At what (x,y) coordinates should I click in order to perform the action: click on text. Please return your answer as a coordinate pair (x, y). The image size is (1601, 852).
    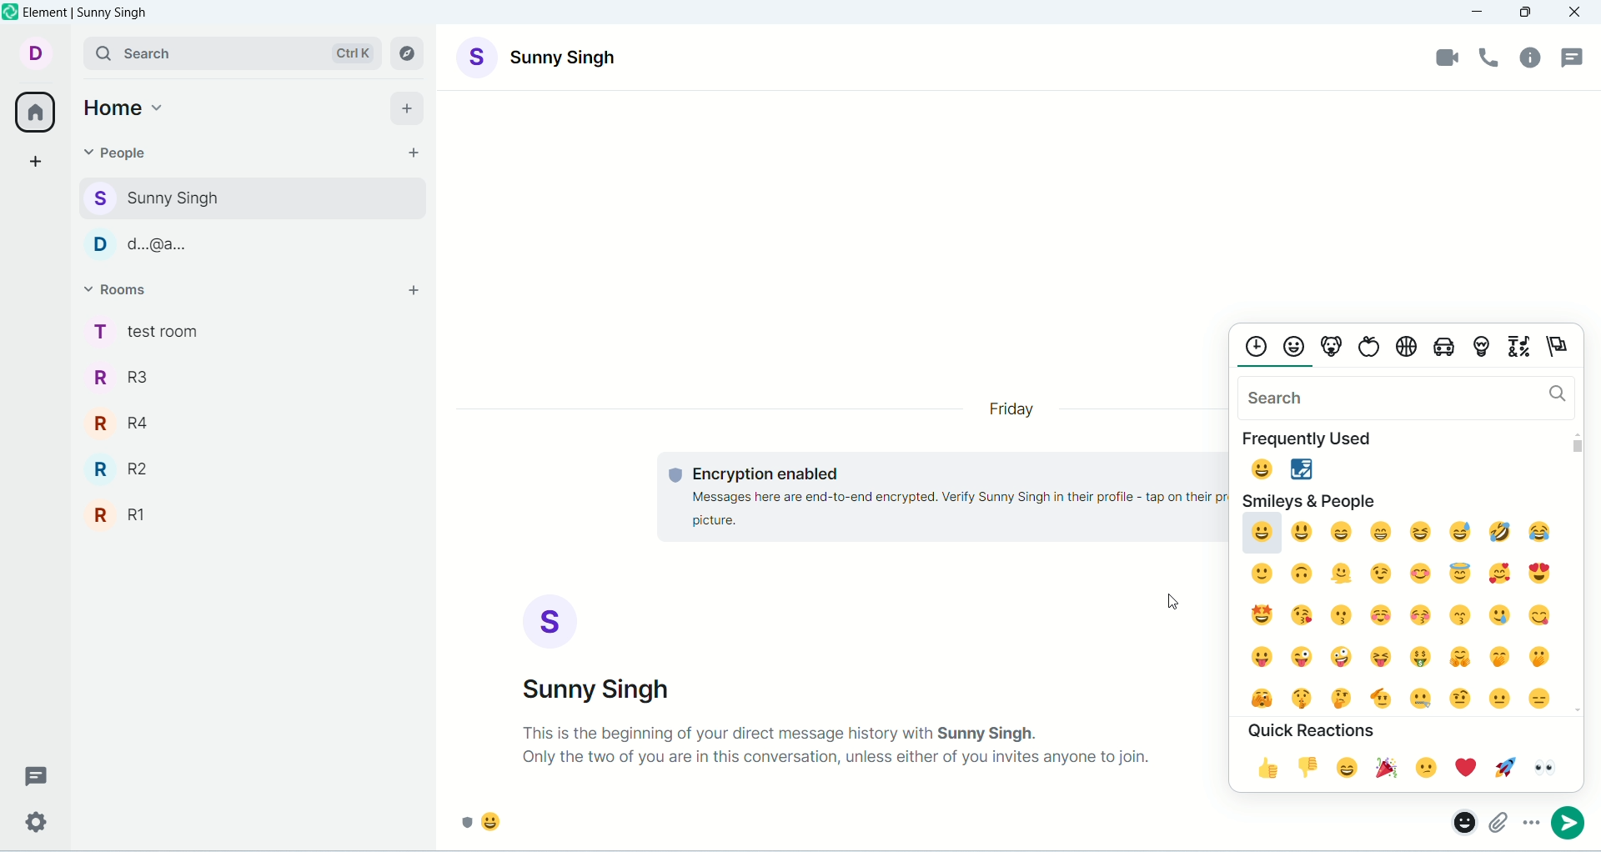
    Looking at the image, I should click on (838, 745).